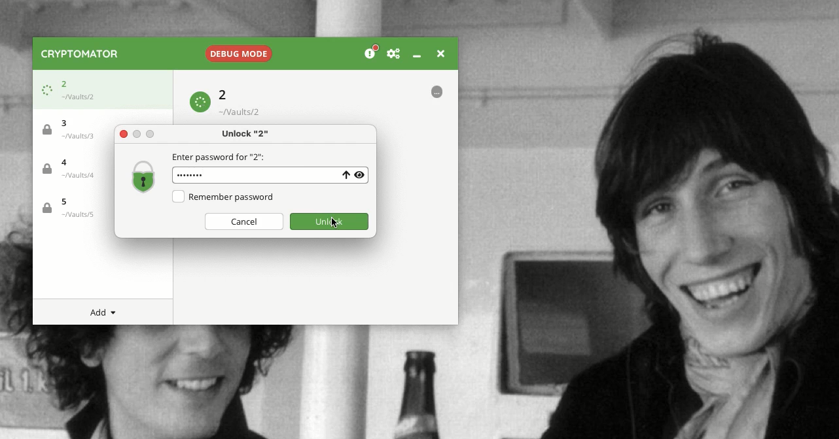 This screenshot has width=839, height=439. I want to click on More options, so click(438, 91).